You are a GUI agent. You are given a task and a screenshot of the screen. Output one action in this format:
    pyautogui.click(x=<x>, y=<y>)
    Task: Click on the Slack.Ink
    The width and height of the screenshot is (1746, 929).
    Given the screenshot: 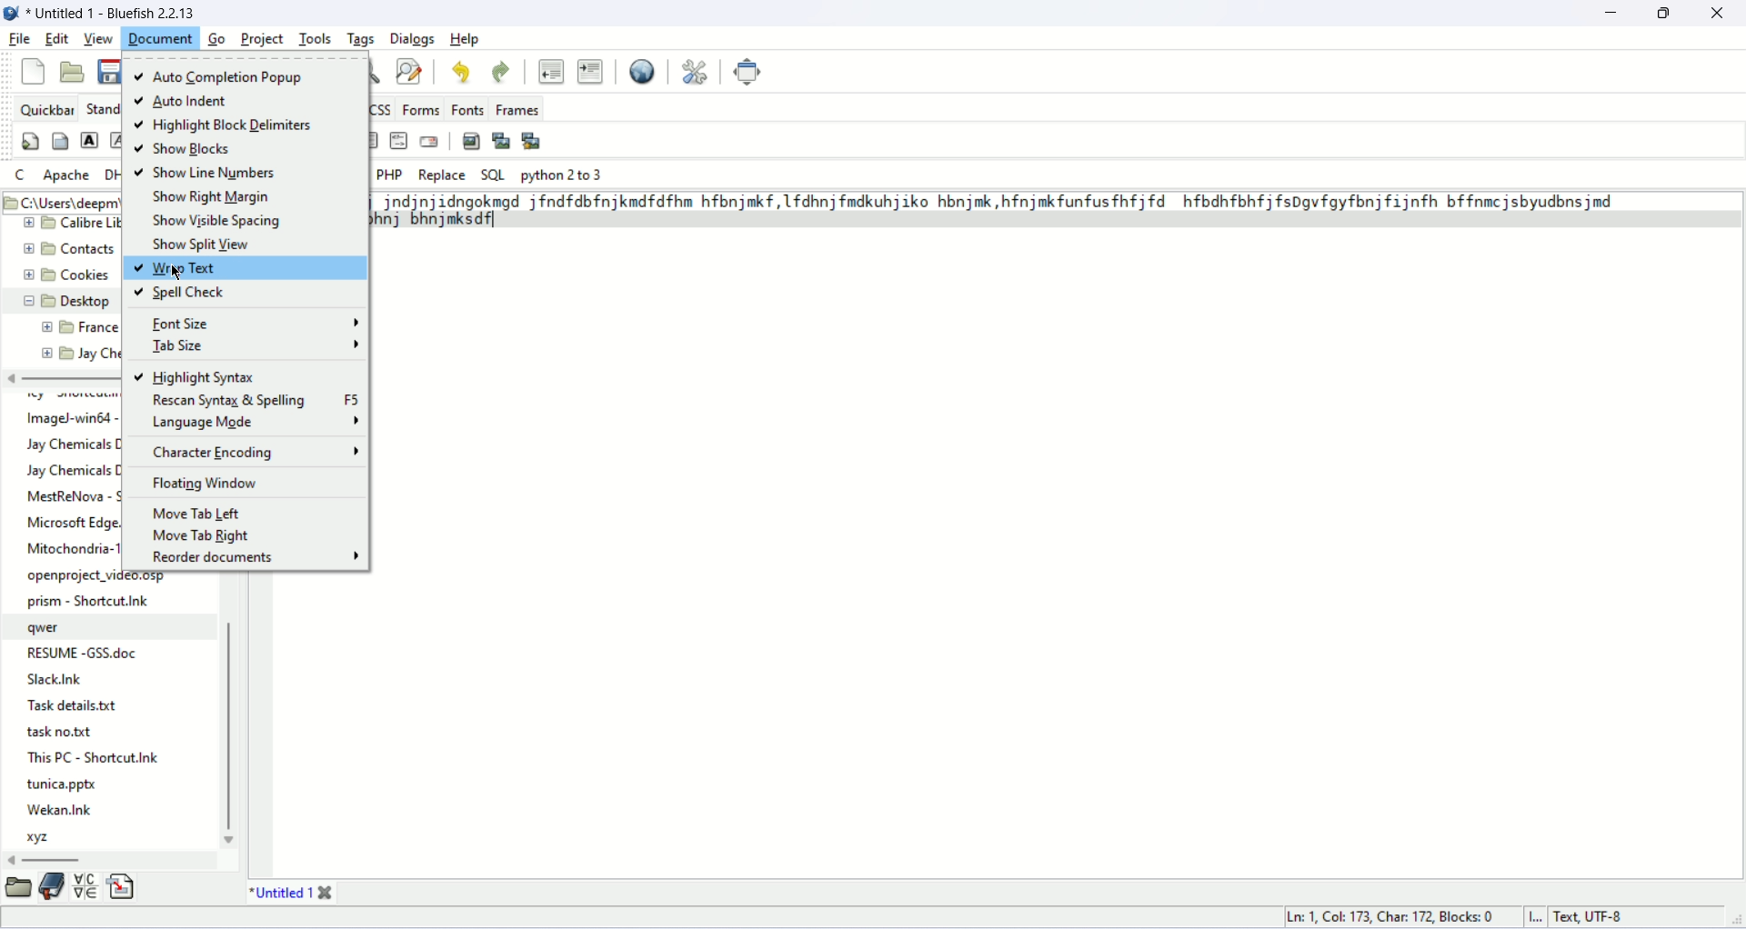 What is the action you would take?
    pyautogui.click(x=50, y=680)
    